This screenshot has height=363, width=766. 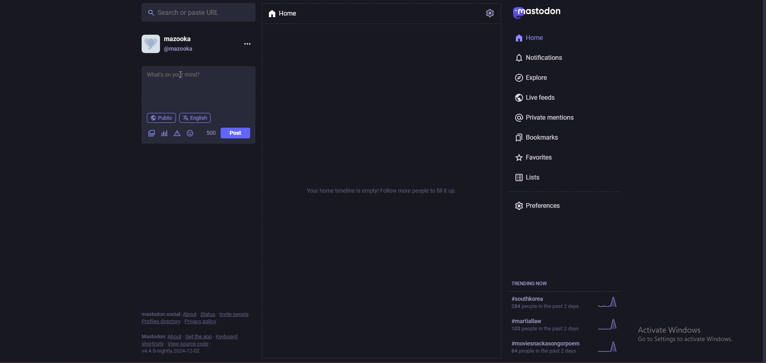 I want to click on bookmarks, so click(x=555, y=139).